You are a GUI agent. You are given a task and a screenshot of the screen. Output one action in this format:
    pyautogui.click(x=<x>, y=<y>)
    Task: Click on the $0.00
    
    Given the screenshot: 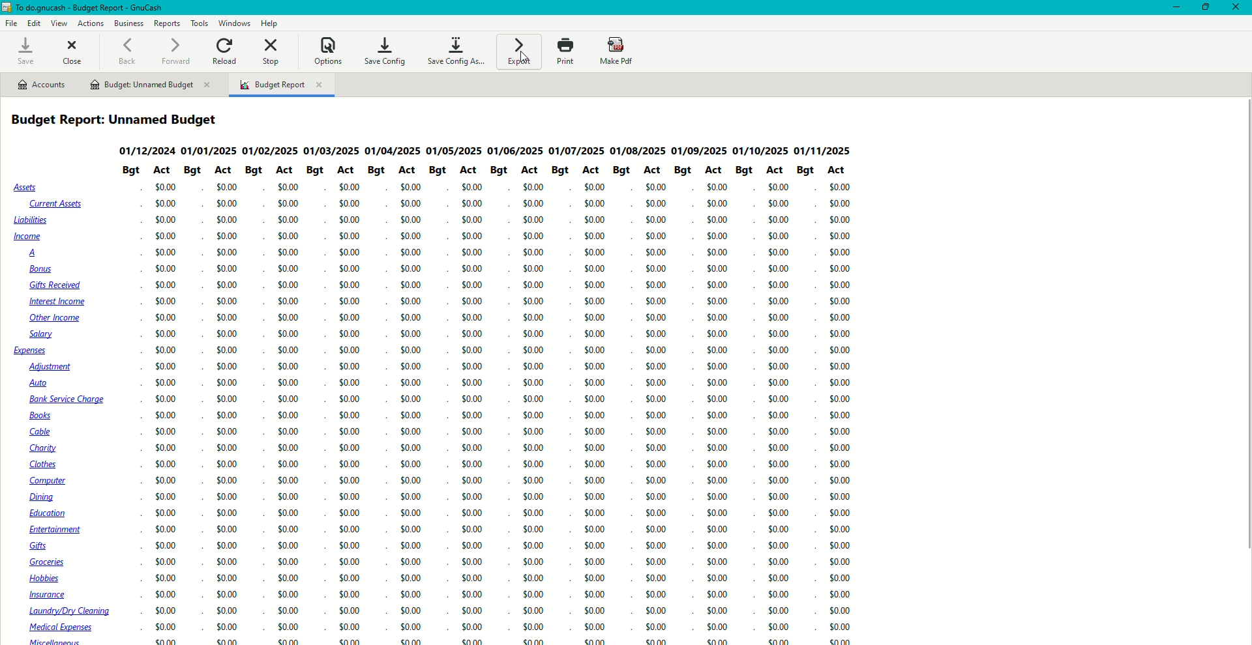 What is the action you would take?
    pyautogui.click(x=347, y=187)
    